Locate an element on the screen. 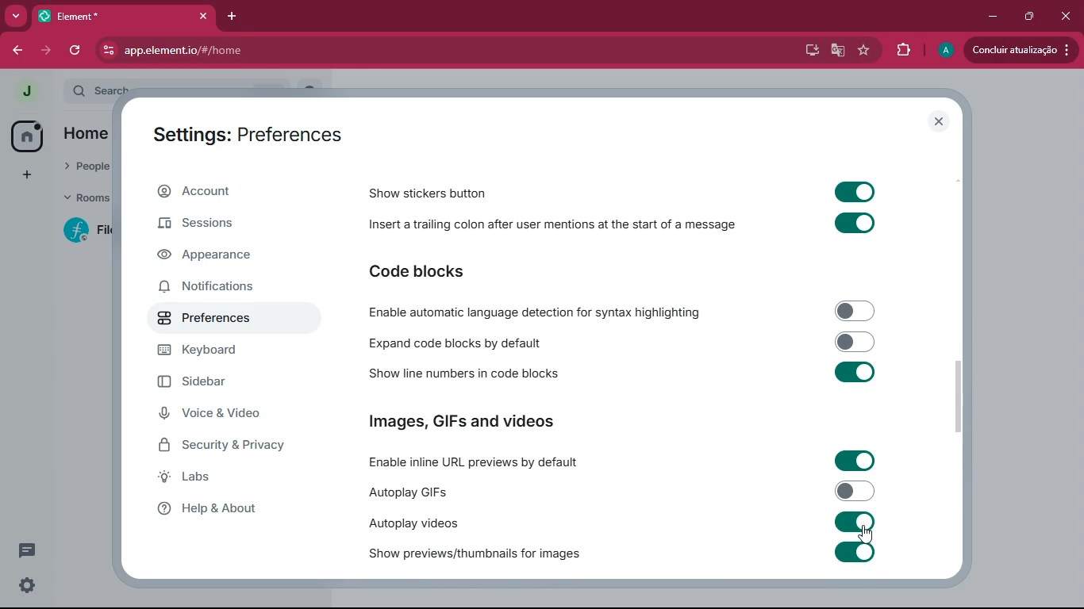 The image size is (1084, 609). automatic is located at coordinates (540, 312).